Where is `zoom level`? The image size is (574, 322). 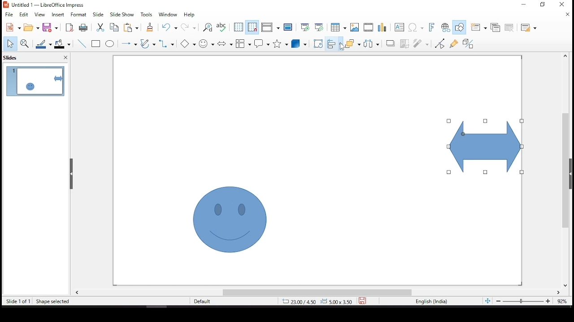
zoom level is located at coordinates (563, 303).